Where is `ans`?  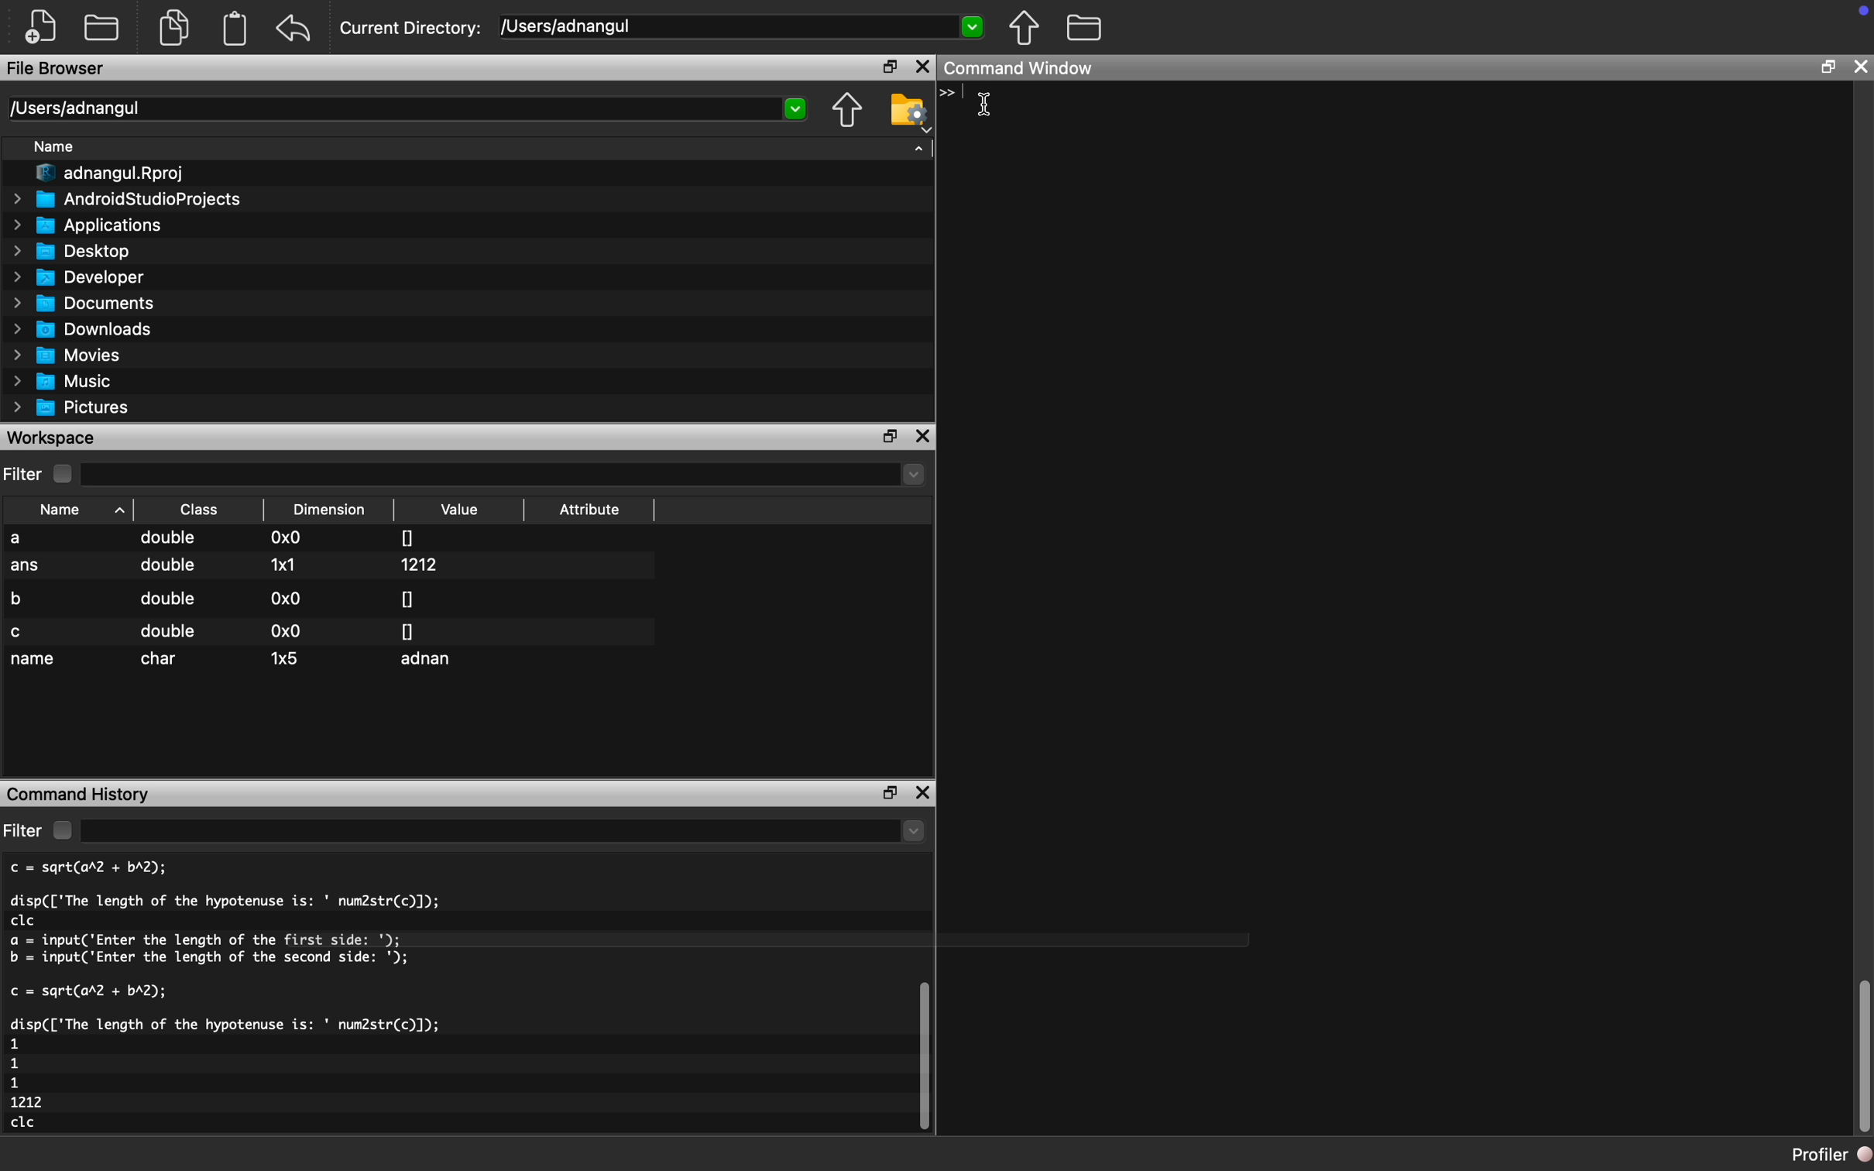 ans is located at coordinates (26, 568).